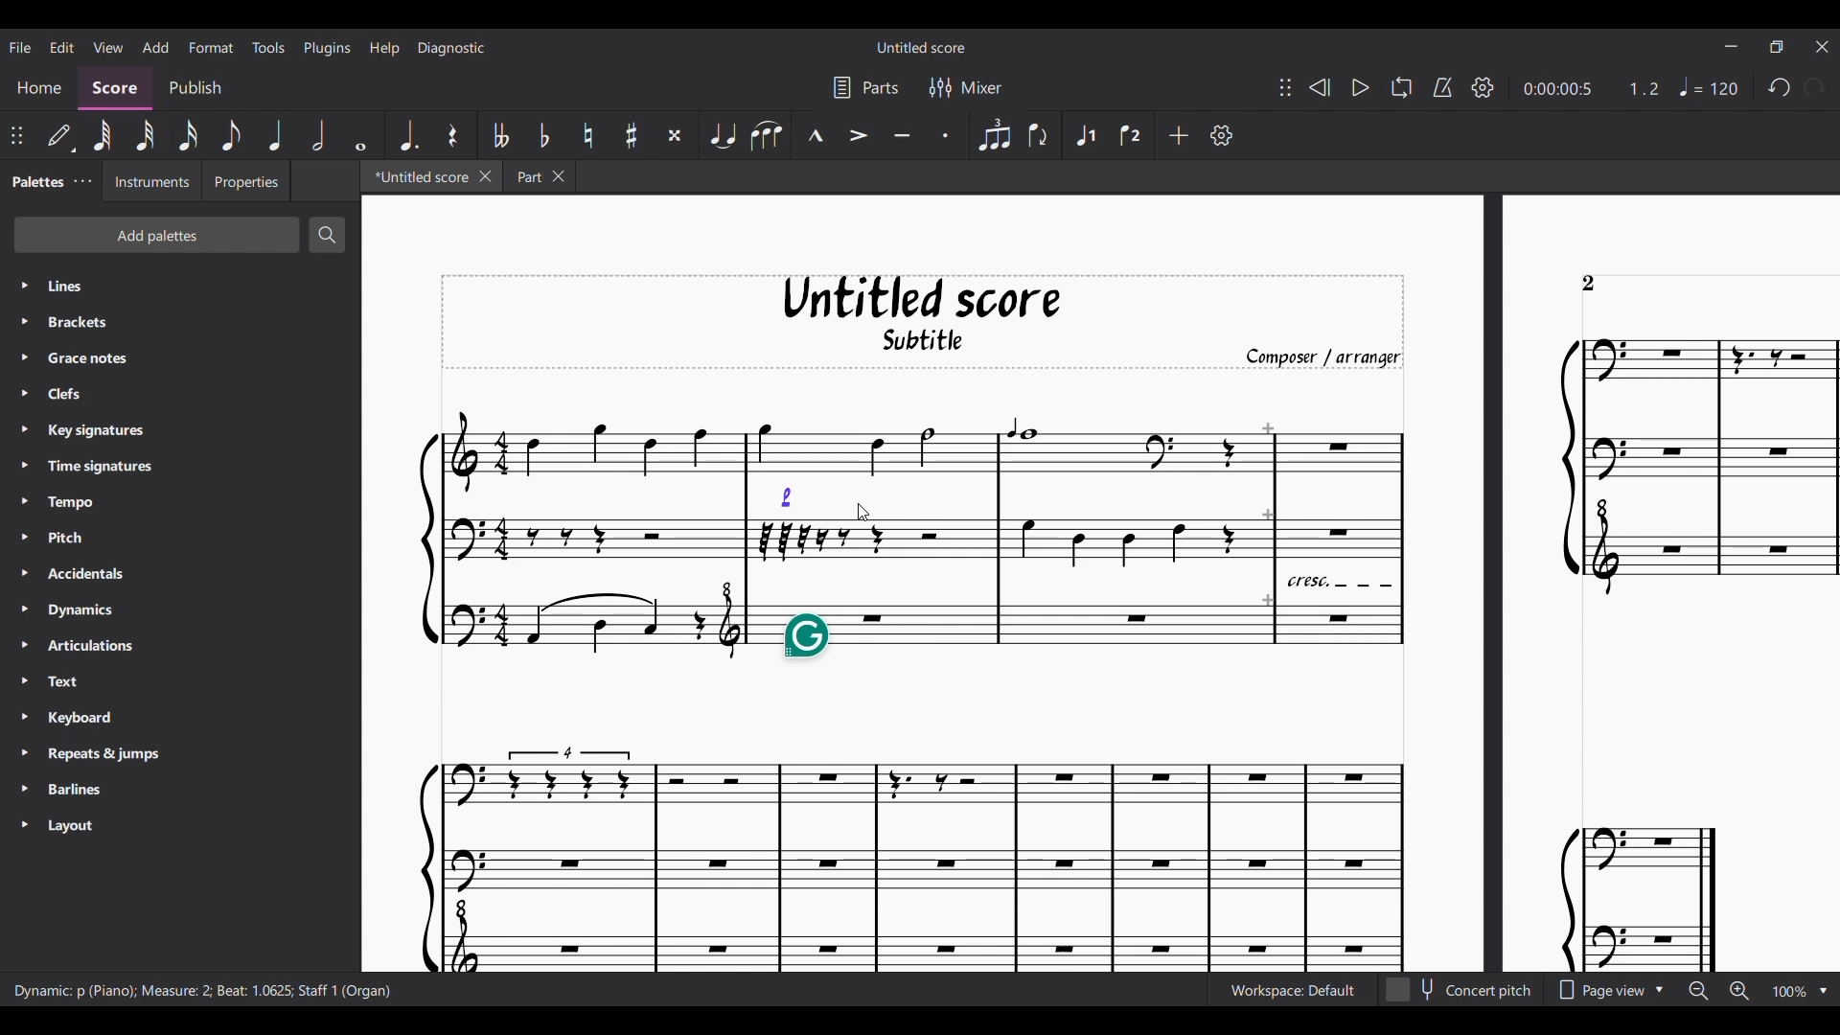 The width and height of the screenshot is (1840, 1035). Describe the element at coordinates (863, 513) in the screenshot. I see `Cursor after dragging the dynamic marking from its previous position` at that location.